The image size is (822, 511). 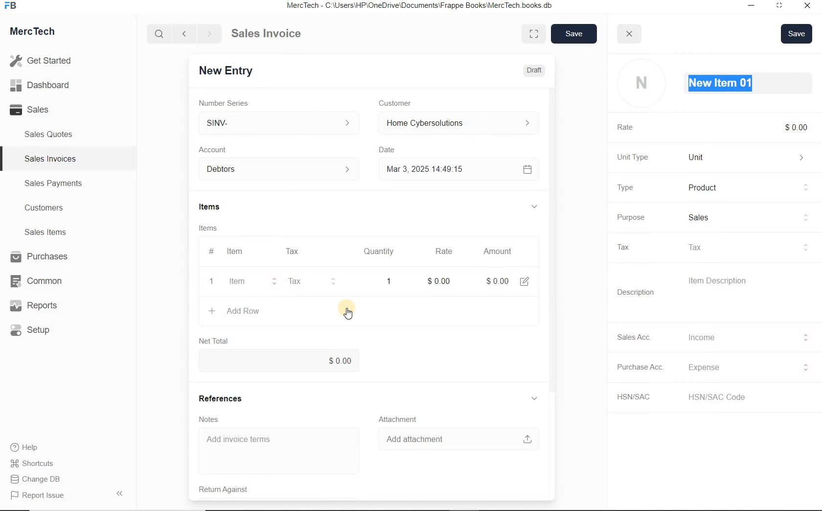 I want to click on edit, so click(x=524, y=280).